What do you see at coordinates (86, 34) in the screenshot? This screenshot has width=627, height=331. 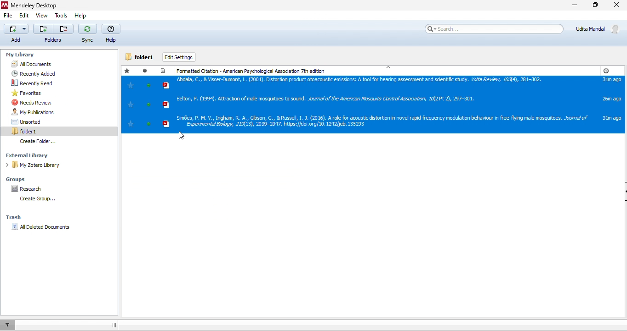 I see `sync` at bounding box center [86, 34].